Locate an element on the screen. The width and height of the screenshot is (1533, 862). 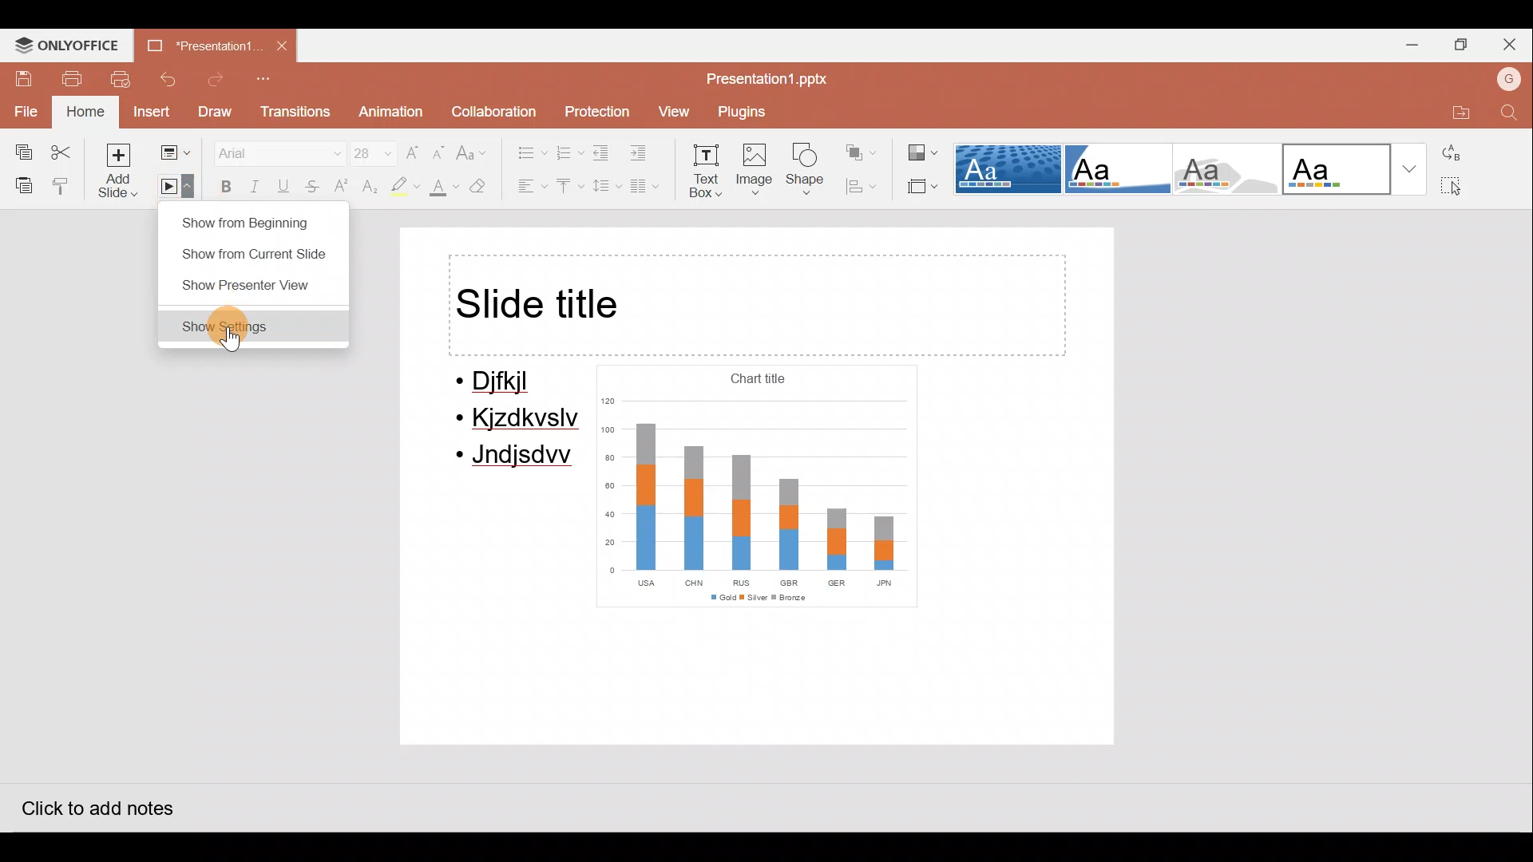
Arrange shape is located at coordinates (858, 152).